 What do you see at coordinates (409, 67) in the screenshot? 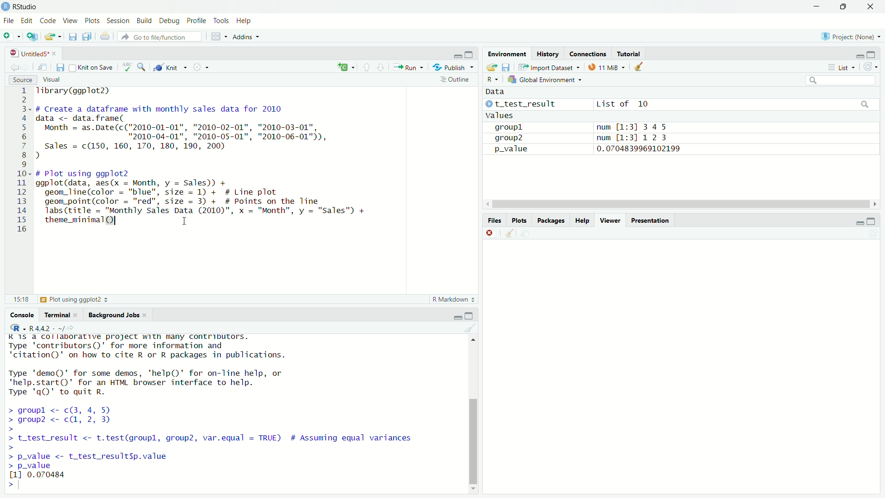
I see `Run ` at bounding box center [409, 67].